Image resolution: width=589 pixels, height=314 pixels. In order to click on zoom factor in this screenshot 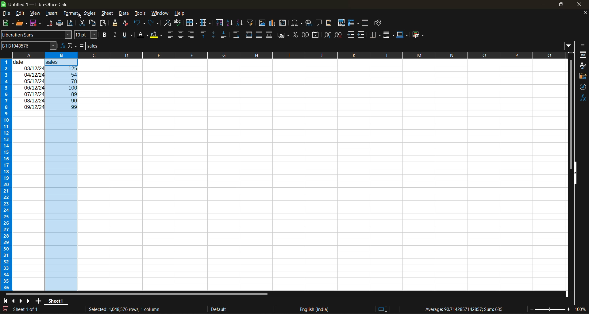, I will do `click(579, 310)`.